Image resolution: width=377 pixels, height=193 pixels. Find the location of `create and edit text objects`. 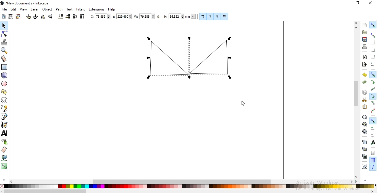

create and edit text objects is located at coordinates (5, 133).